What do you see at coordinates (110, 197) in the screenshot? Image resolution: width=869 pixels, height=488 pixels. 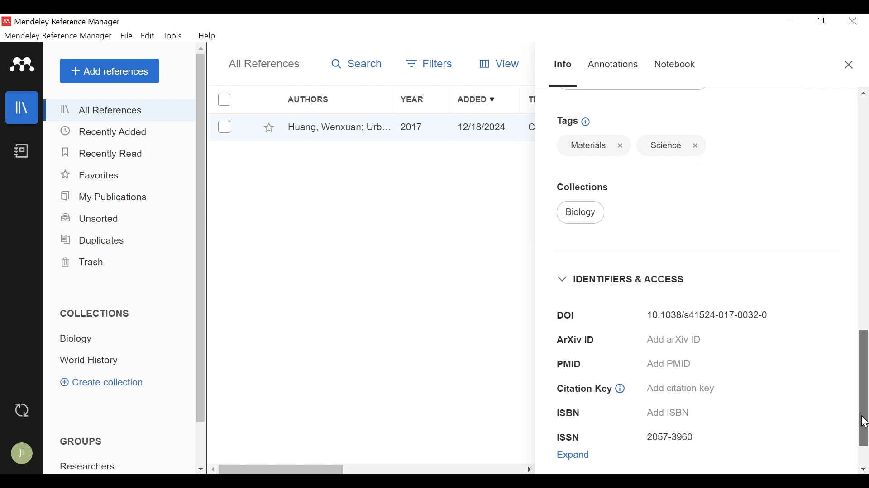 I see `My Publications` at bounding box center [110, 197].